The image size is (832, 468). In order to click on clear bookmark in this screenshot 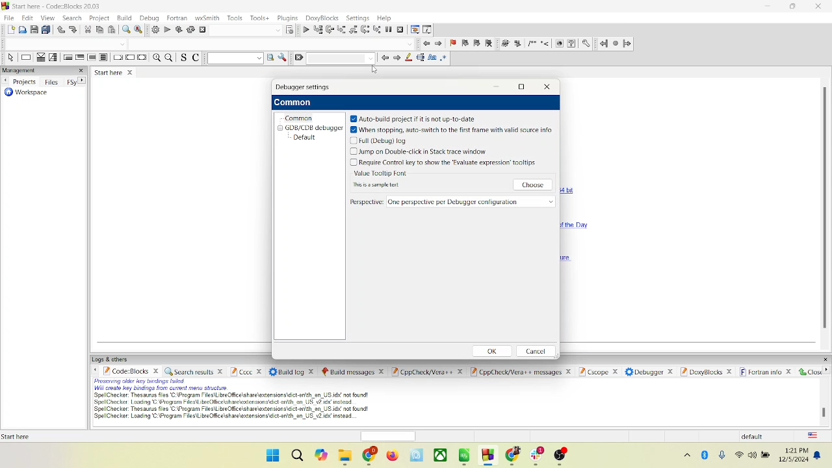, I will do `click(489, 42)`.